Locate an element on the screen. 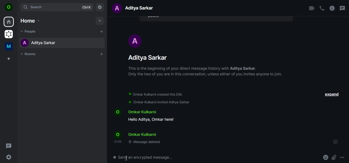 The width and height of the screenshot is (349, 163). text is located at coordinates (136, 8).